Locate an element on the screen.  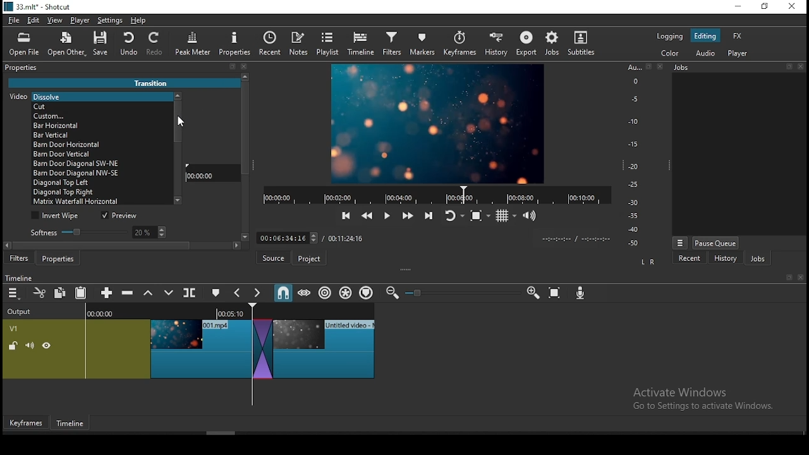
redo is located at coordinates (157, 45).